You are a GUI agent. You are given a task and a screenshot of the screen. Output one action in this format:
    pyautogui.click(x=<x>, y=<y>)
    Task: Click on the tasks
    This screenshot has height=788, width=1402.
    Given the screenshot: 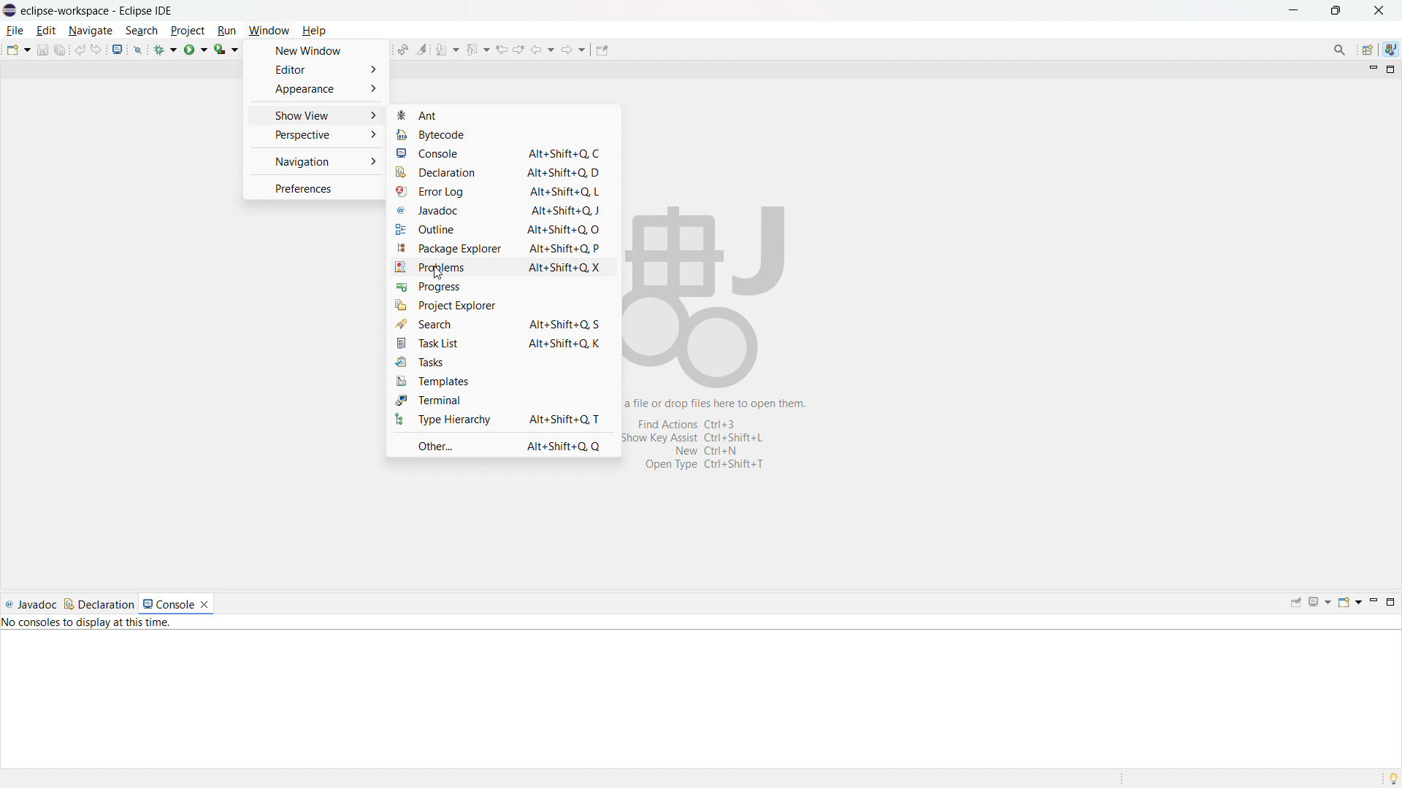 What is the action you would take?
    pyautogui.click(x=503, y=362)
    